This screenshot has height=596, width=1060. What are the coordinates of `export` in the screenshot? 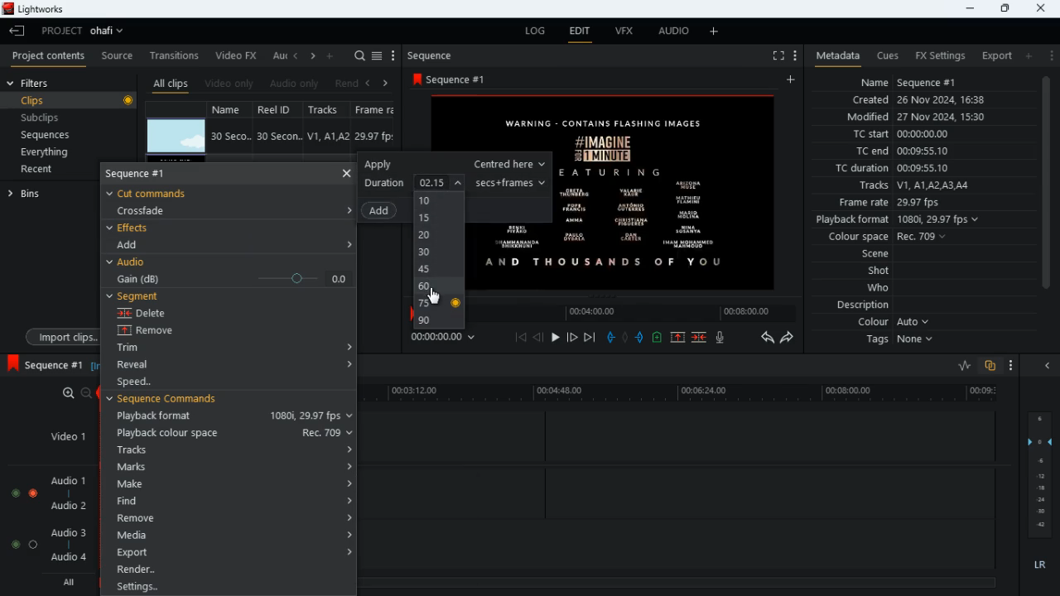 It's located at (233, 552).